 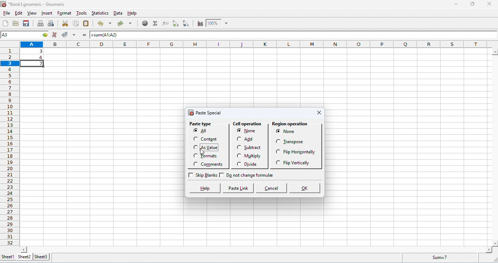 What do you see at coordinates (26, 23) in the screenshot?
I see `save` at bounding box center [26, 23].